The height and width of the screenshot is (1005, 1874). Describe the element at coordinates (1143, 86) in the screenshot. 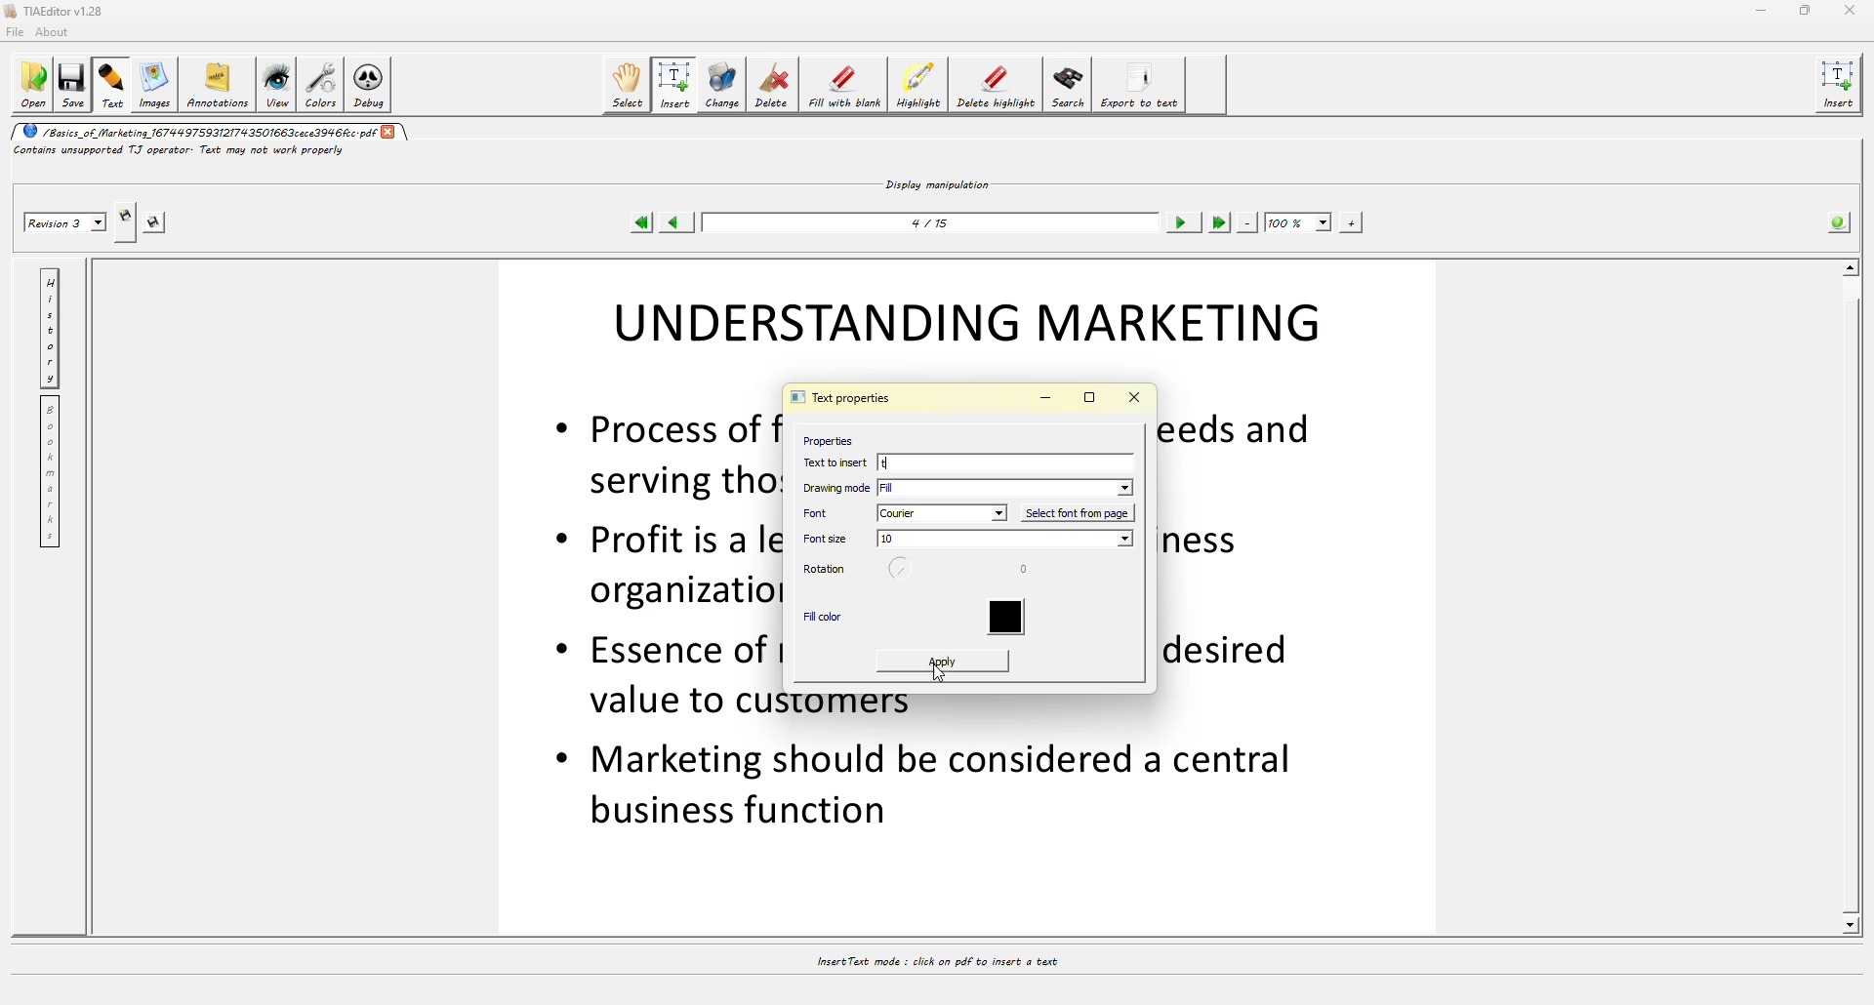

I see `export to text` at that location.